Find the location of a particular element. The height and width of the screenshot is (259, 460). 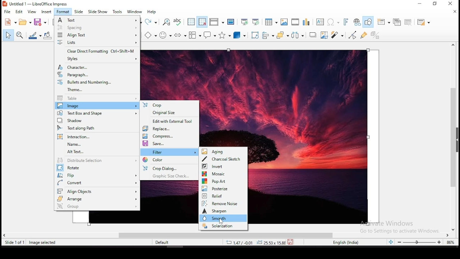

text along path is located at coordinates (96, 128).